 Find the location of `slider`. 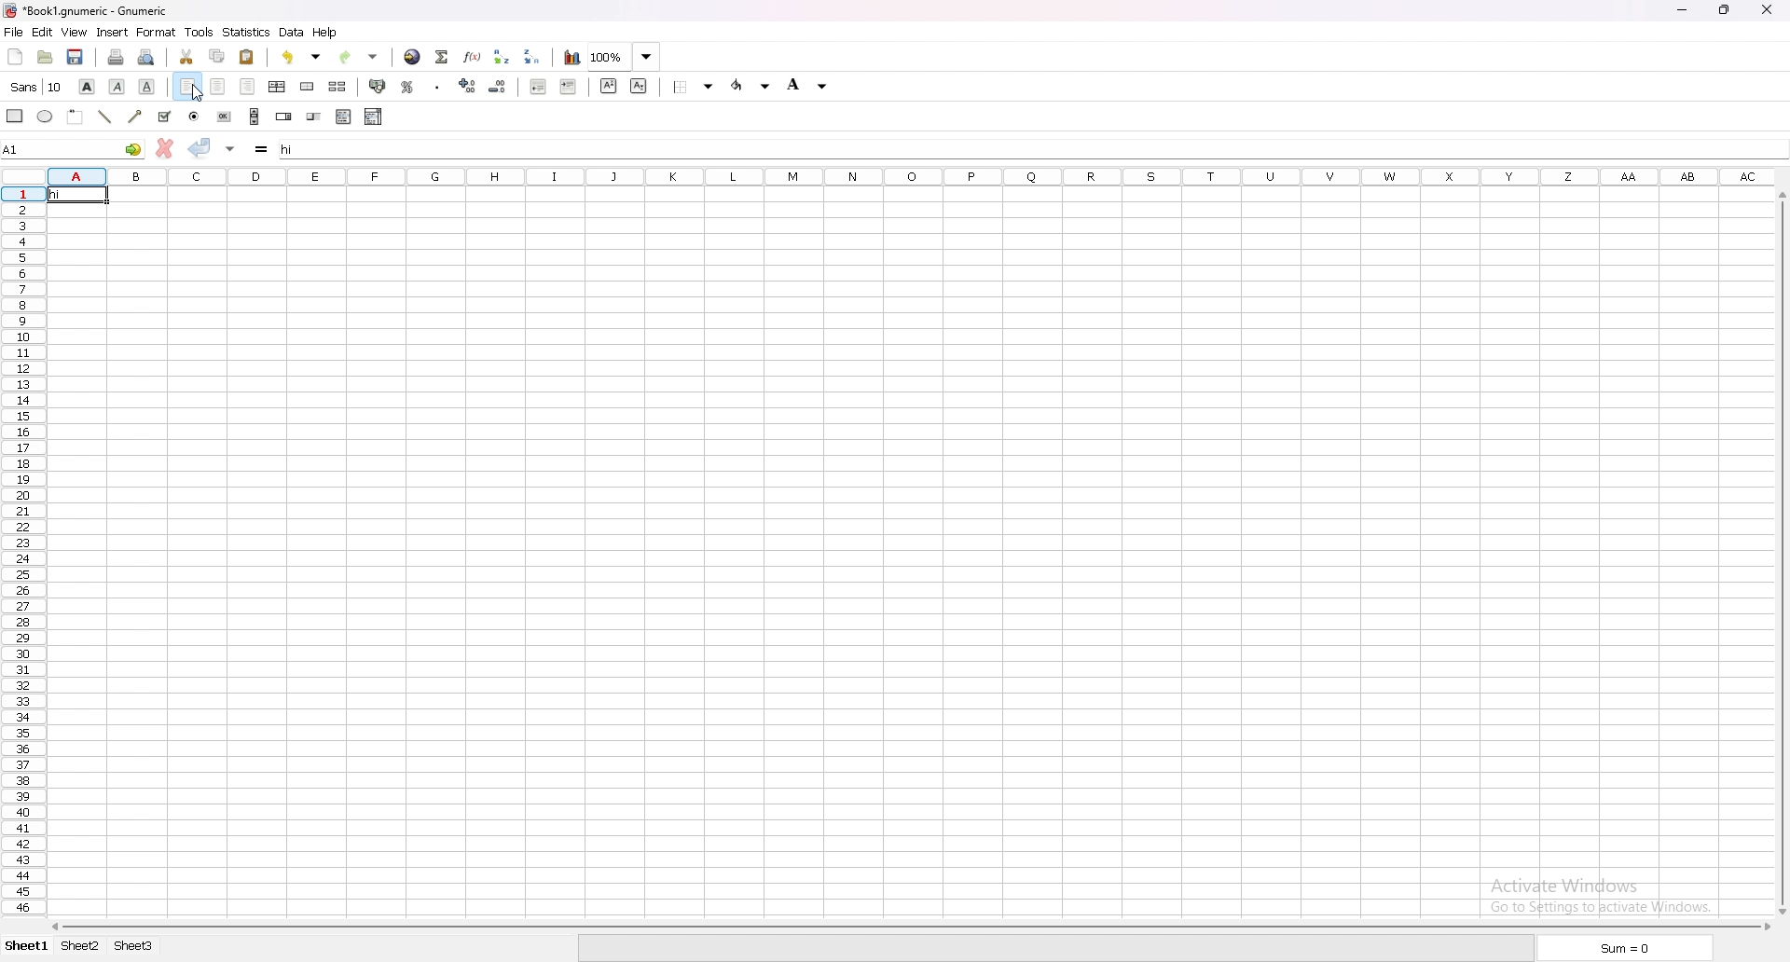

slider is located at coordinates (314, 118).